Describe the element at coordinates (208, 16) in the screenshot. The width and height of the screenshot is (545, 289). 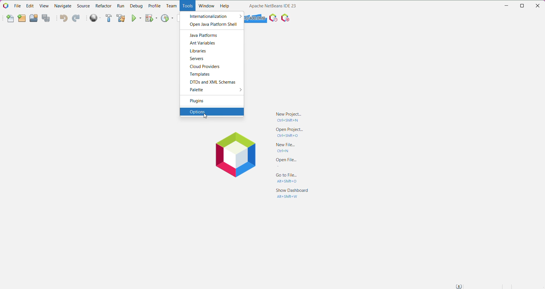
I see `Internationalization` at that location.